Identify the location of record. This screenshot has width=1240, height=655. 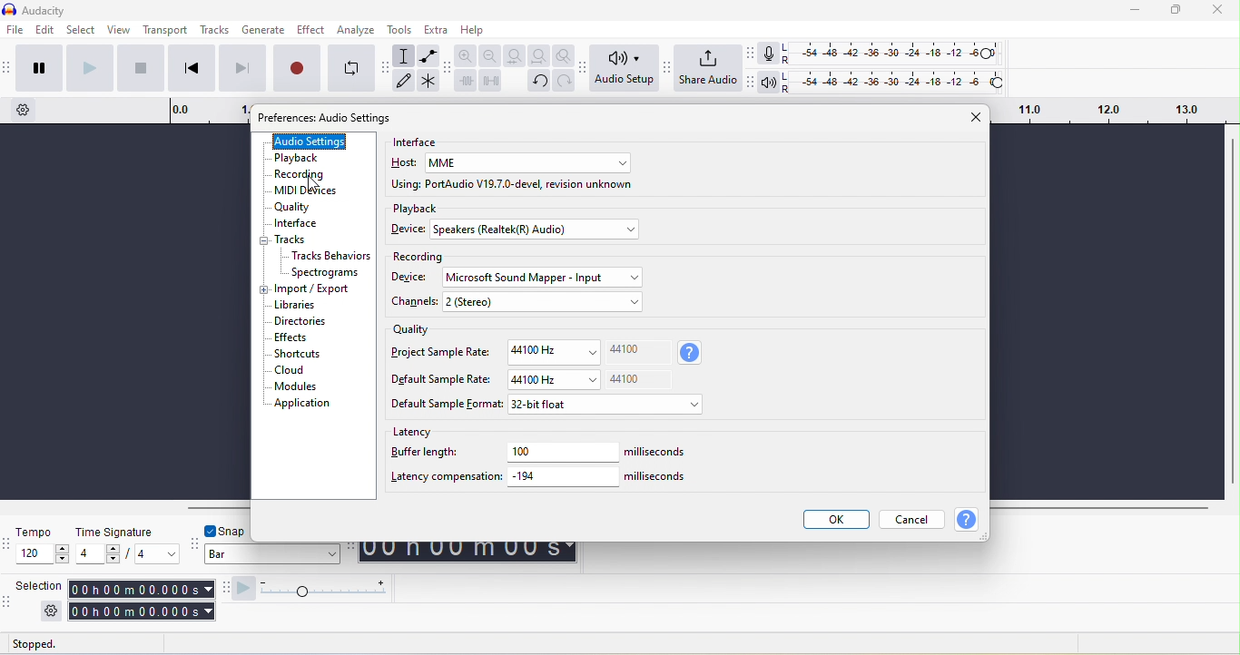
(297, 68).